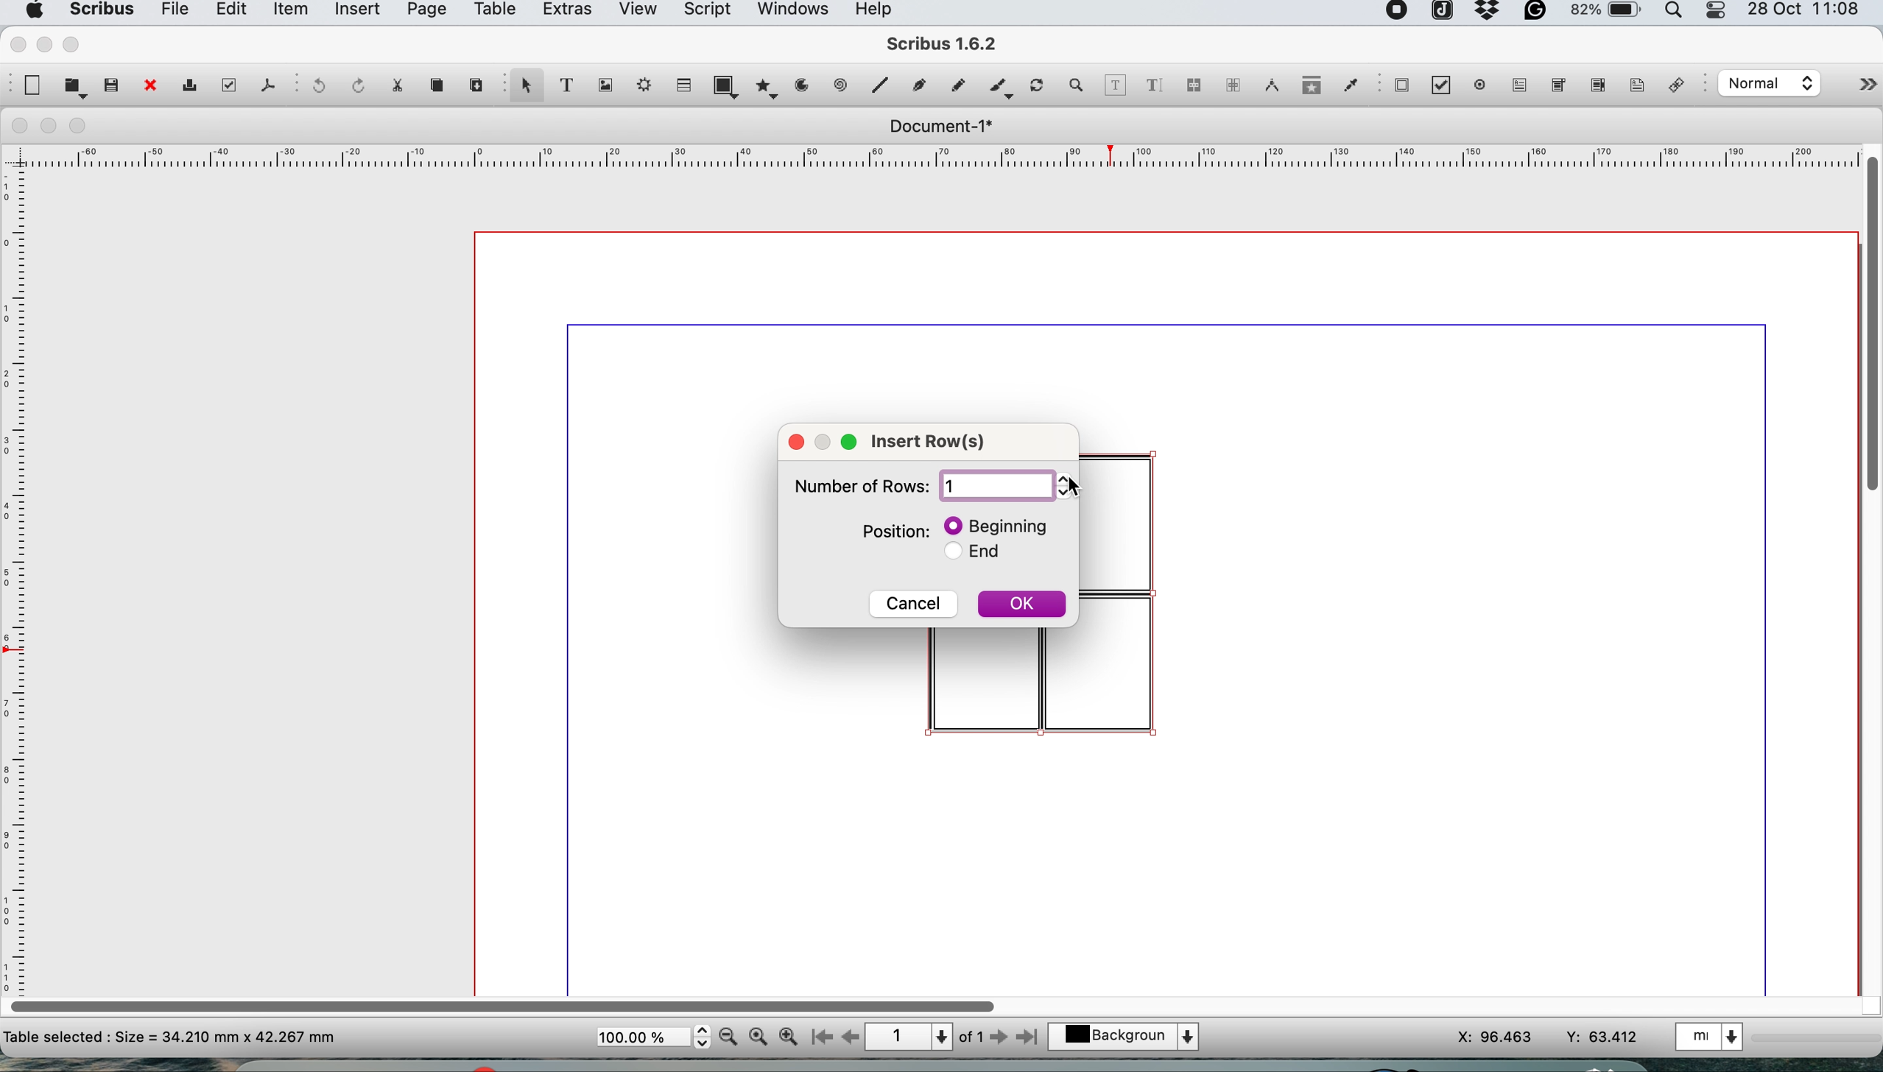 The height and width of the screenshot is (1072, 1883). Describe the element at coordinates (493, 12) in the screenshot. I see `table` at that location.